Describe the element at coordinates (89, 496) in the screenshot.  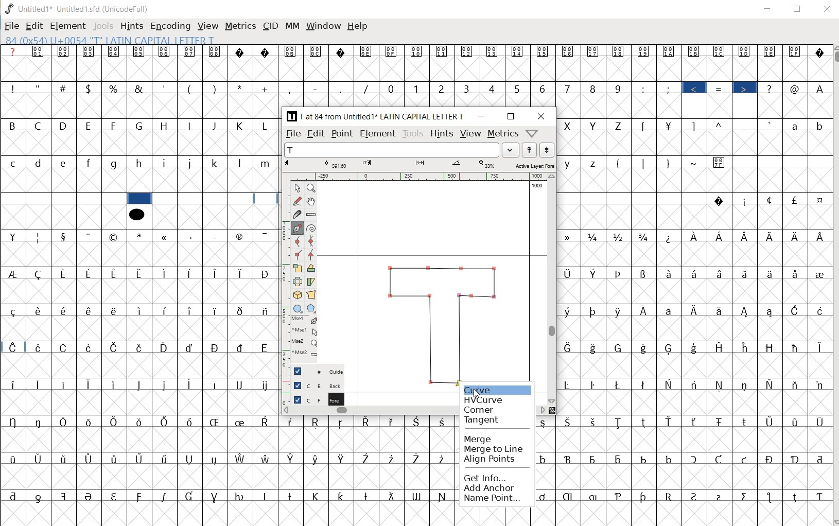
I see `Symbol` at that location.